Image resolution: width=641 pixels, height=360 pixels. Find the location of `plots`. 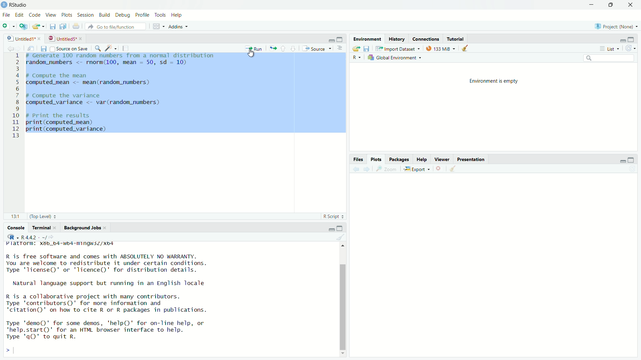

plots is located at coordinates (377, 159).